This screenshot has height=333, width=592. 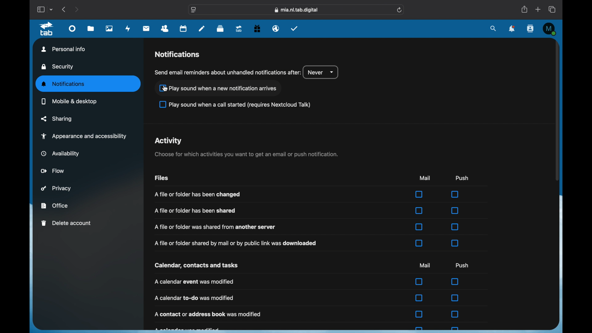 I want to click on activity, so click(x=128, y=28).